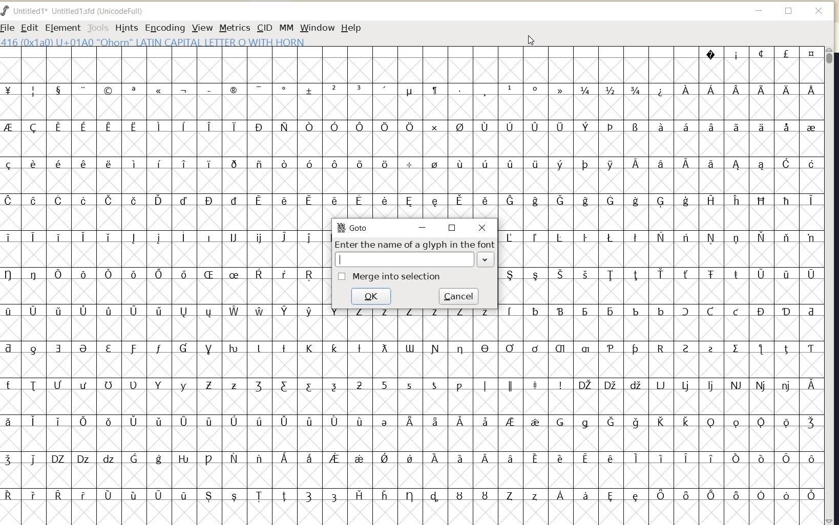 Image resolution: width=839 pixels, height=525 pixels. Describe the element at coordinates (455, 227) in the screenshot. I see `restore` at that location.